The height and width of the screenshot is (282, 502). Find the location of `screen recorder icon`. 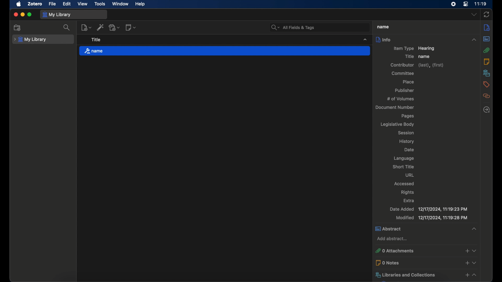

screen recorder icon is located at coordinates (453, 4).